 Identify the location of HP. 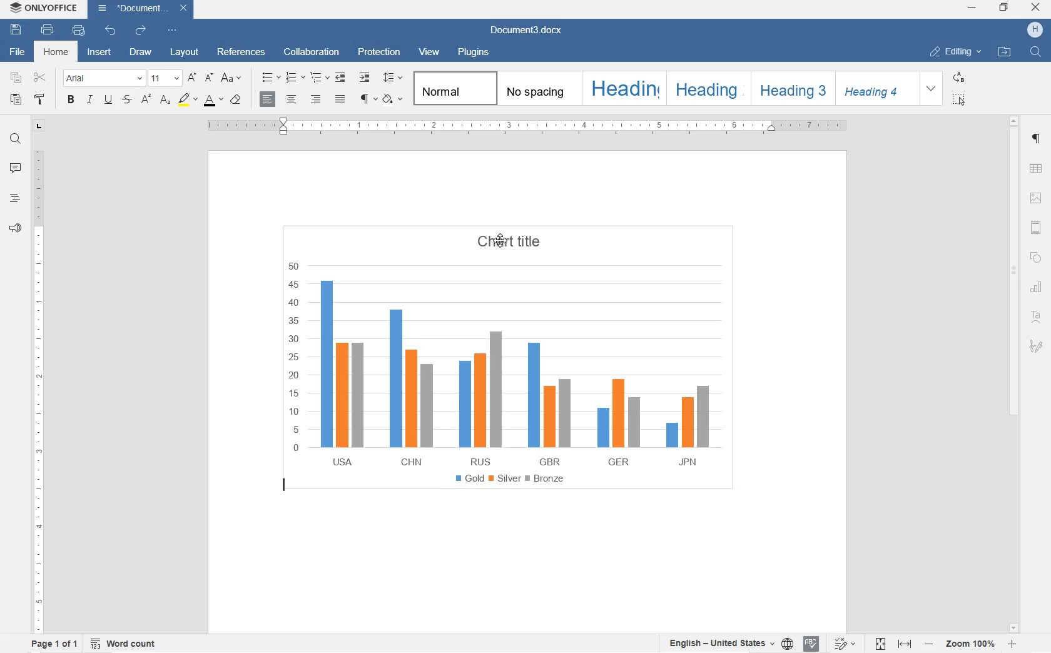
(1034, 29).